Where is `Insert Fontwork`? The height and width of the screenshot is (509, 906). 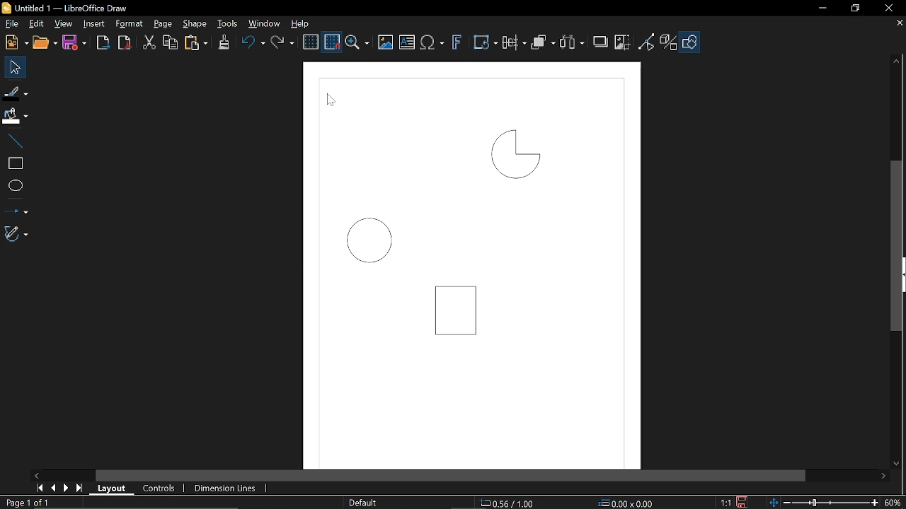 Insert Fontwork is located at coordinates (457, 44).